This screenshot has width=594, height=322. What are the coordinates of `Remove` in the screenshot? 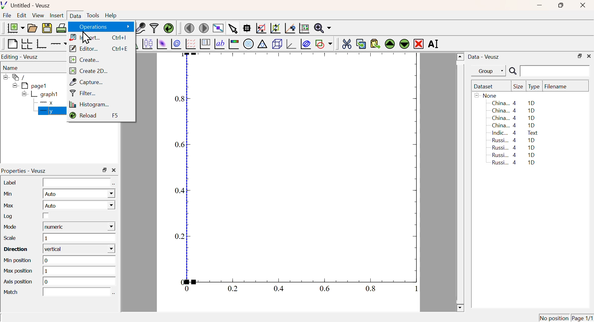 It's located at (419, 44).